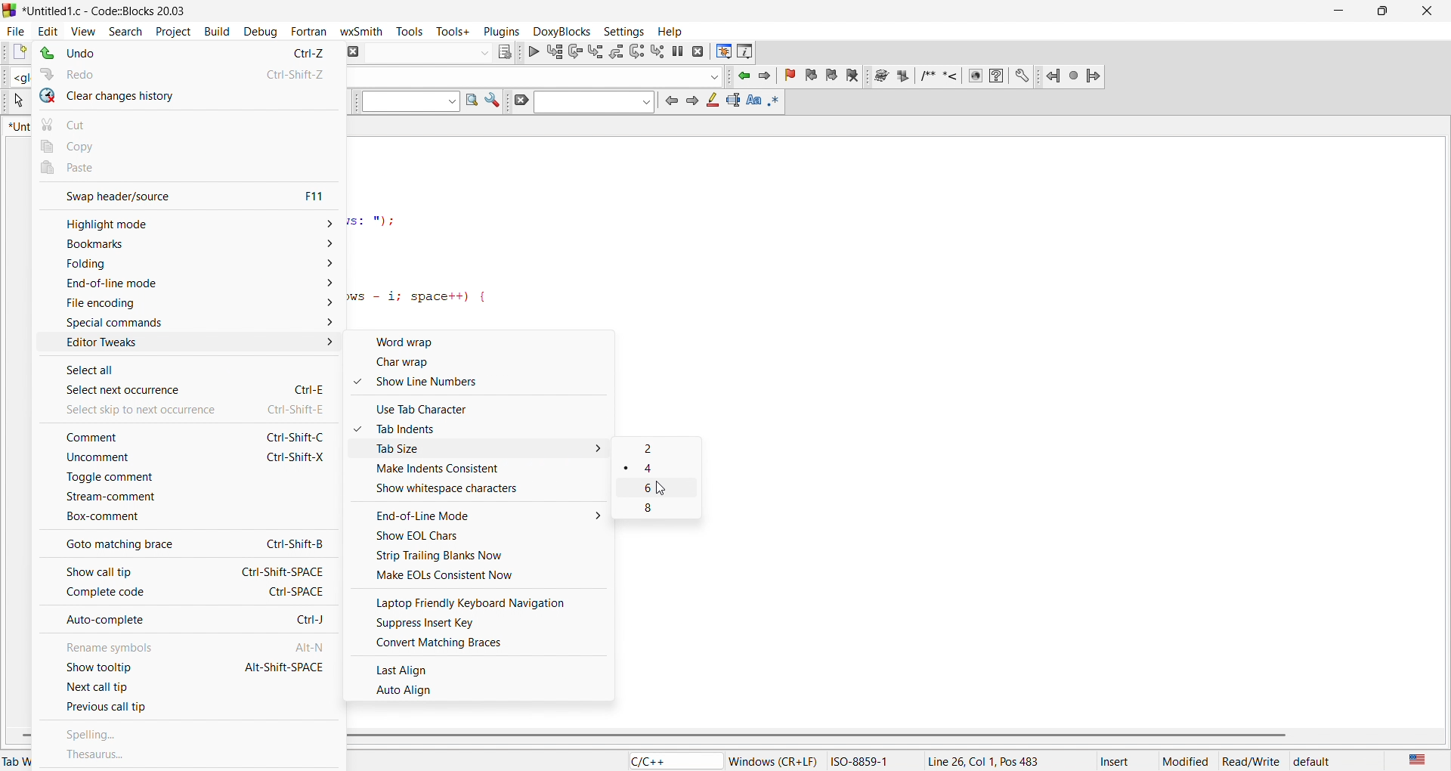 The width and height of the screenshot is (1451, 771). What do you see at coordinates (774, 760) in the screenshot?
I see `‘Windows (CR+LF) ` at bounding box center [774, 760].